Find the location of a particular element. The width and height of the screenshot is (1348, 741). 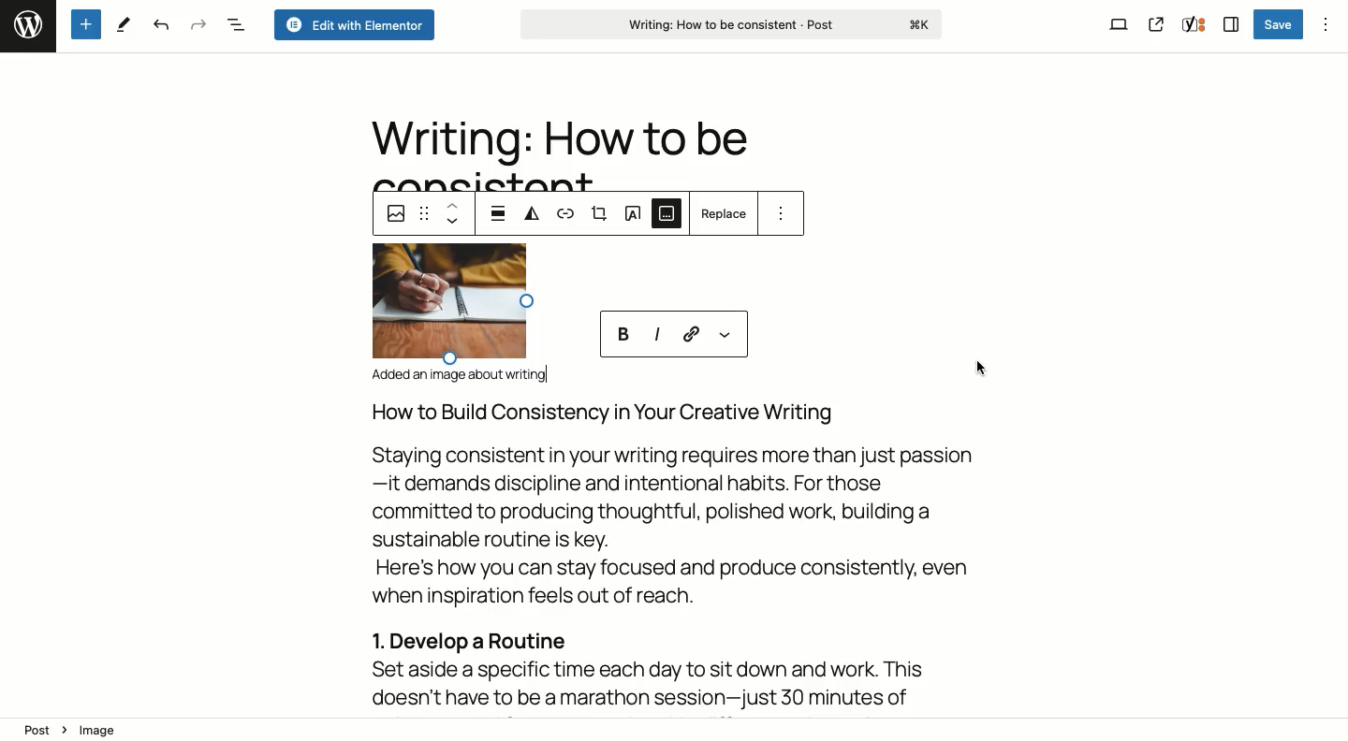

Image is located at coordinates (393, 216).